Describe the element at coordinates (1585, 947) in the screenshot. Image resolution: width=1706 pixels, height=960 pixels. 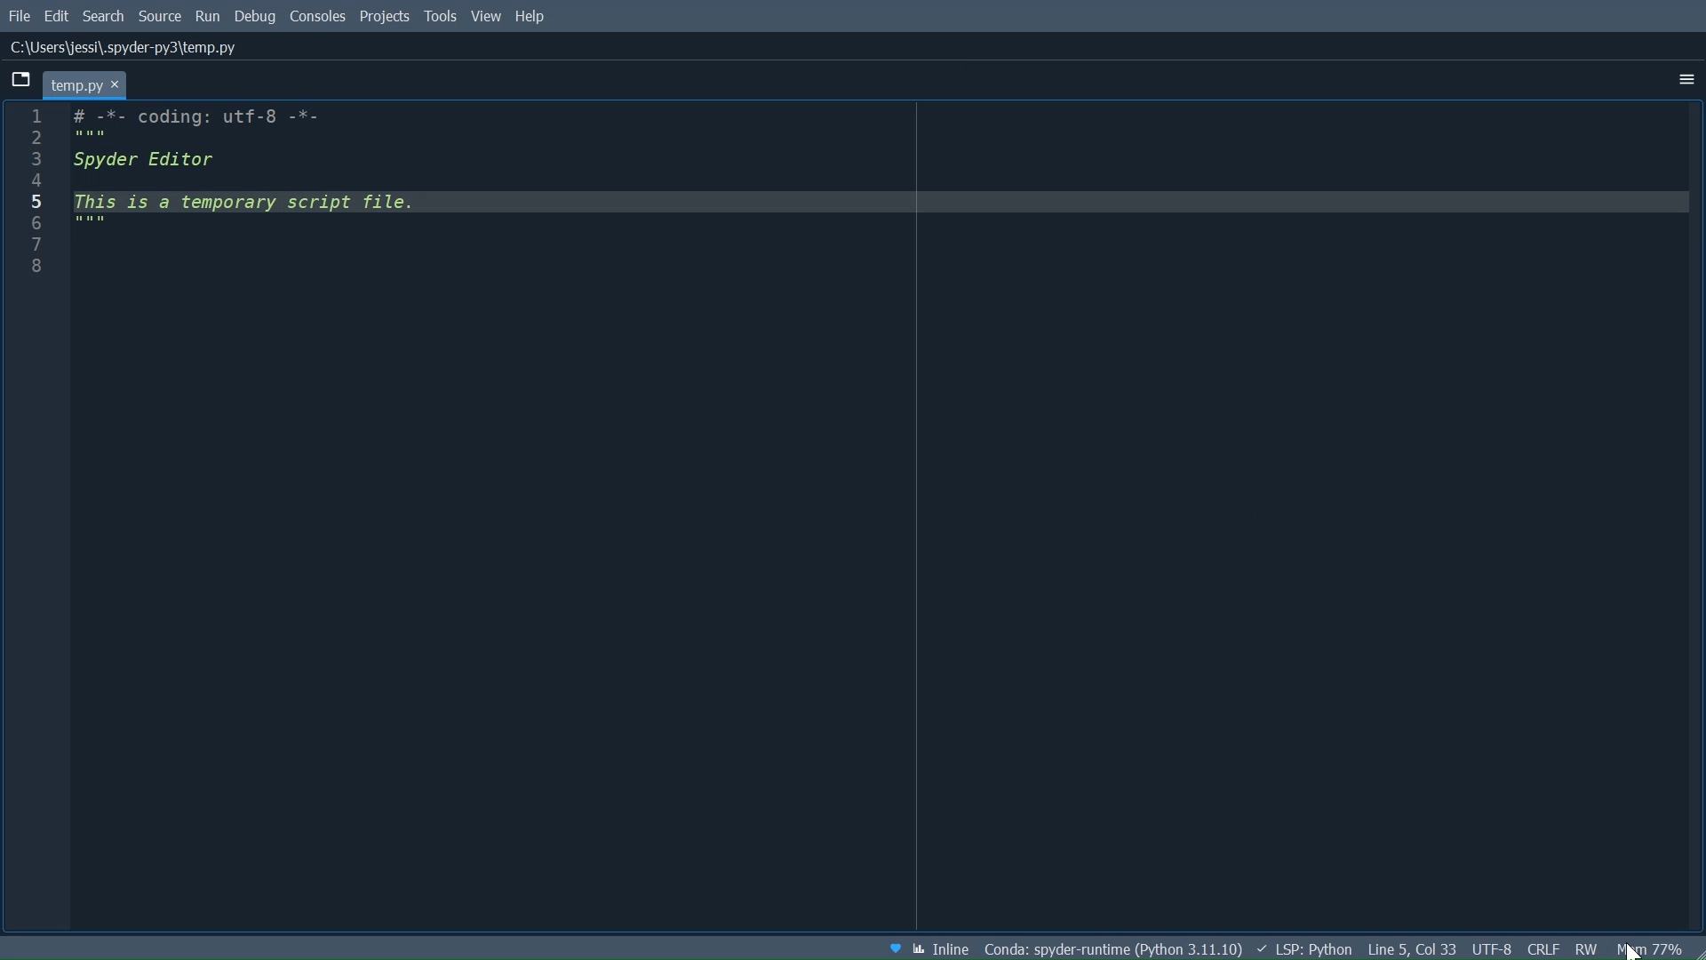
I see `File Permission` at that location.